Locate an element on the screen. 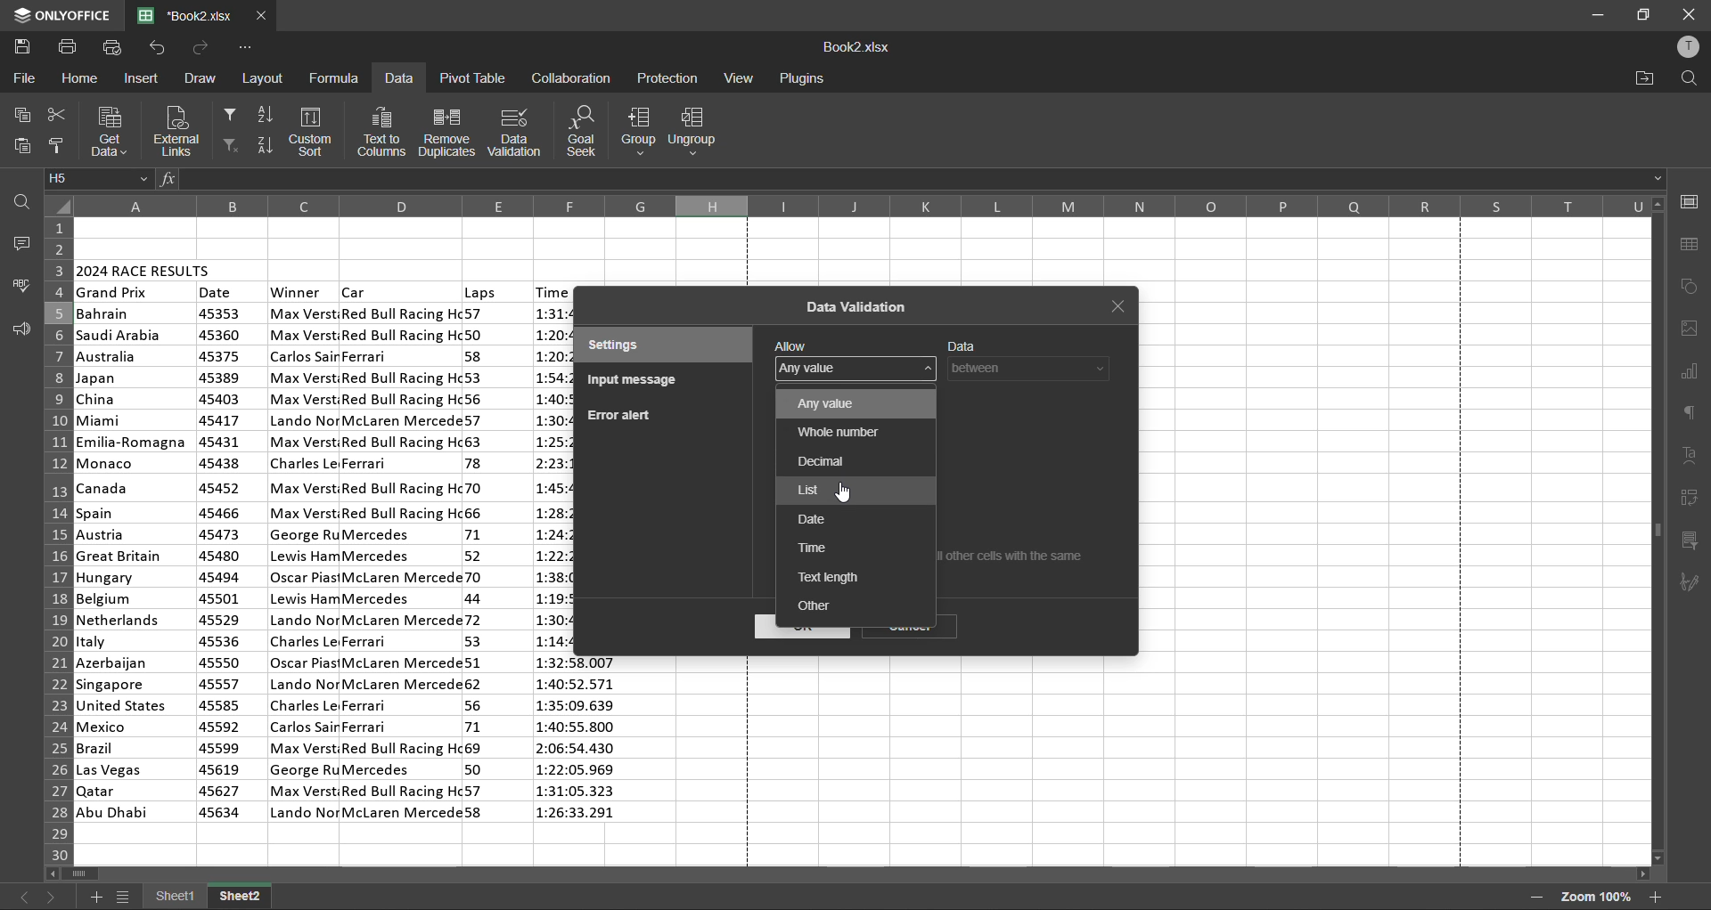 This screenshot has width=1711, height=910. find is located at coordinates (25, 201).